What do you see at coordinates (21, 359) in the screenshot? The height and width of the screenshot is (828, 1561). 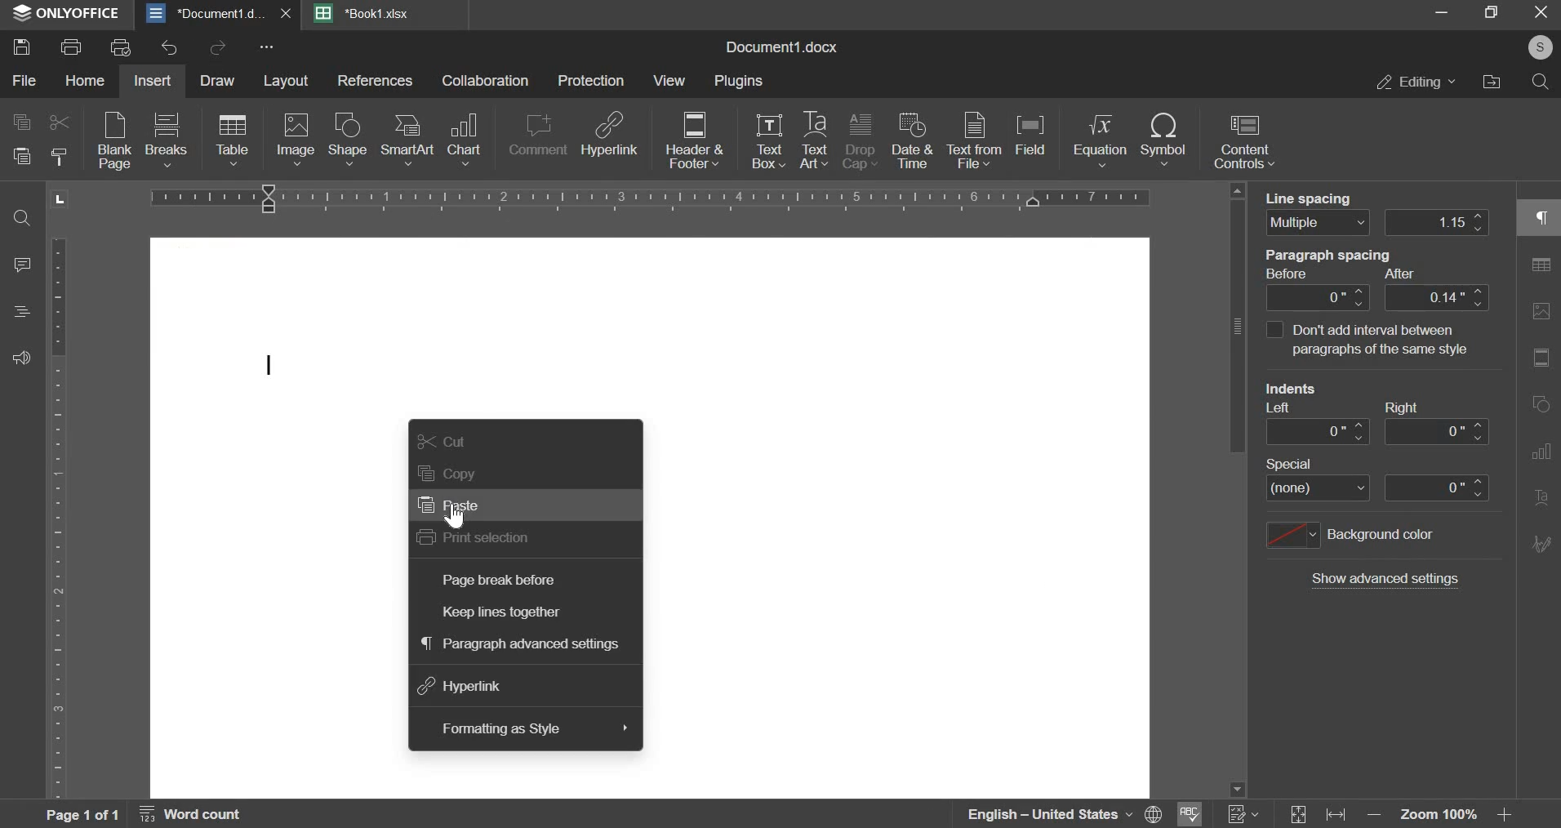 I see `feedback` at bounding box center [21, 359].